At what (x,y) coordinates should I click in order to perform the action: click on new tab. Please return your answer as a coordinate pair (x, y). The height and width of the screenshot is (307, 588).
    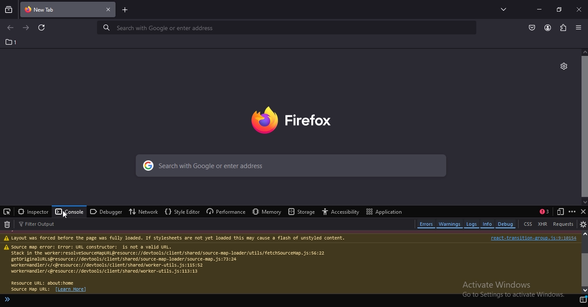
    Looking at the image, I should click on (125, 9).